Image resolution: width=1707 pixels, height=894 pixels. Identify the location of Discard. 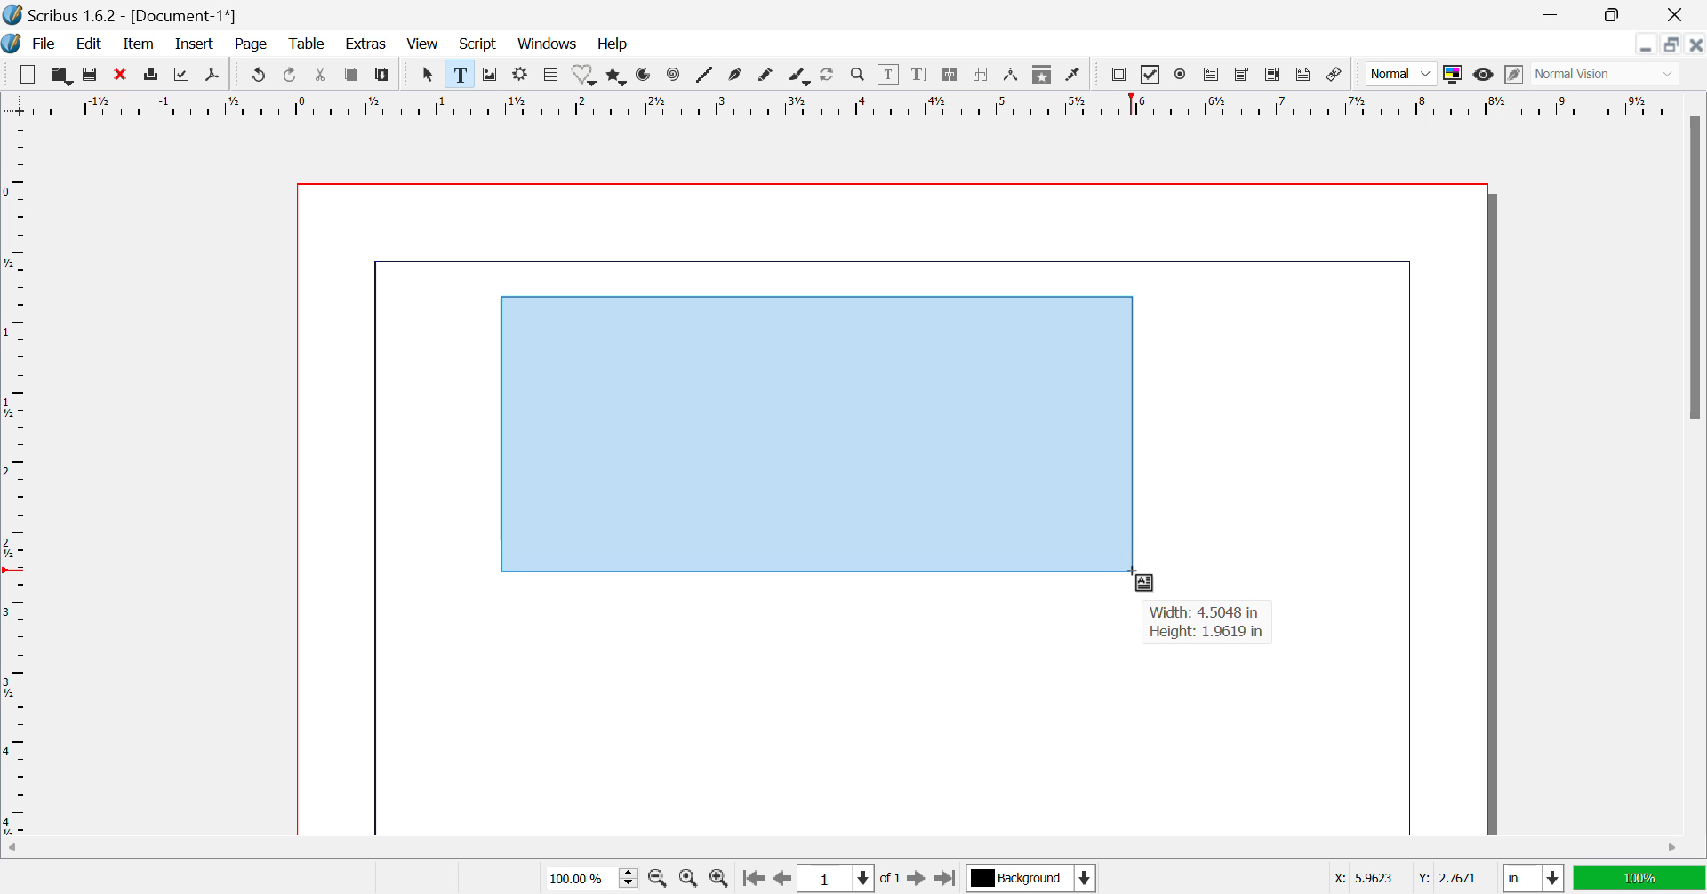
(121, 75).